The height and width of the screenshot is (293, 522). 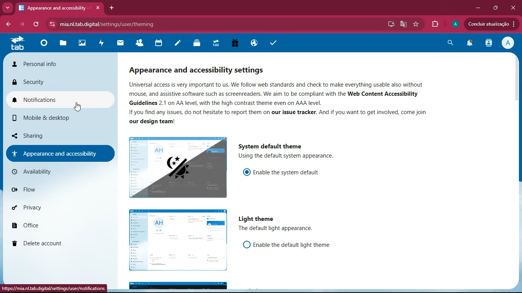 What do you see at coordinates (56, 171) in the screenshot?
I see `availability` at bounding box center [56, 171].